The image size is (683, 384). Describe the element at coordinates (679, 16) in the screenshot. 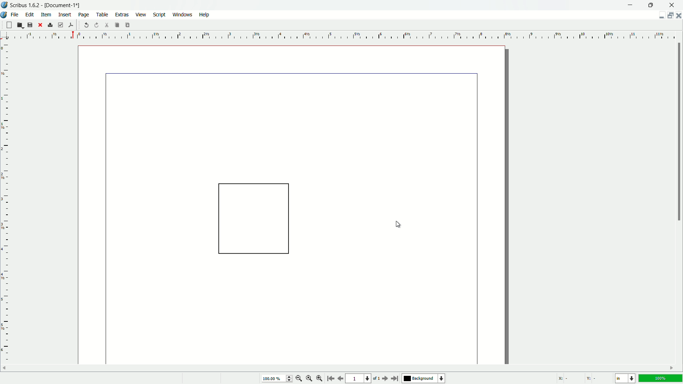

I see `close document` at that location.